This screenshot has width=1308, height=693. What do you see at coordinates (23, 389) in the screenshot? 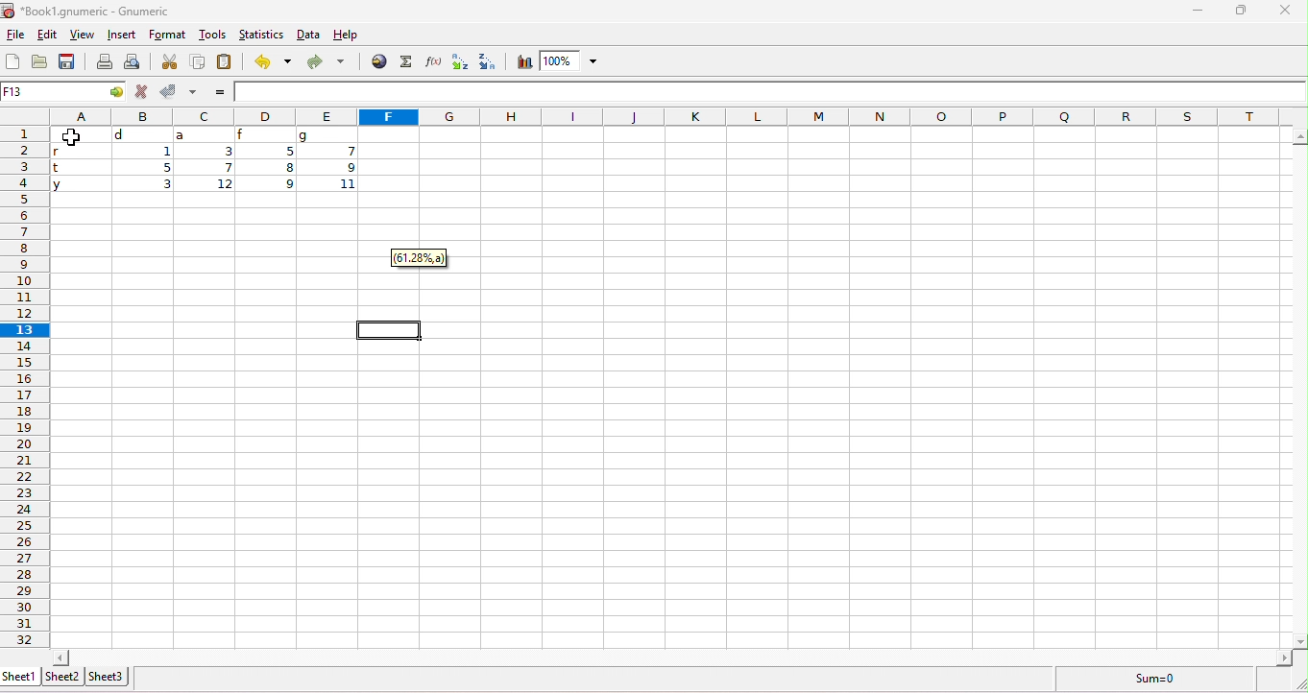
I see `row numbers` at bounding box center [23, 389].